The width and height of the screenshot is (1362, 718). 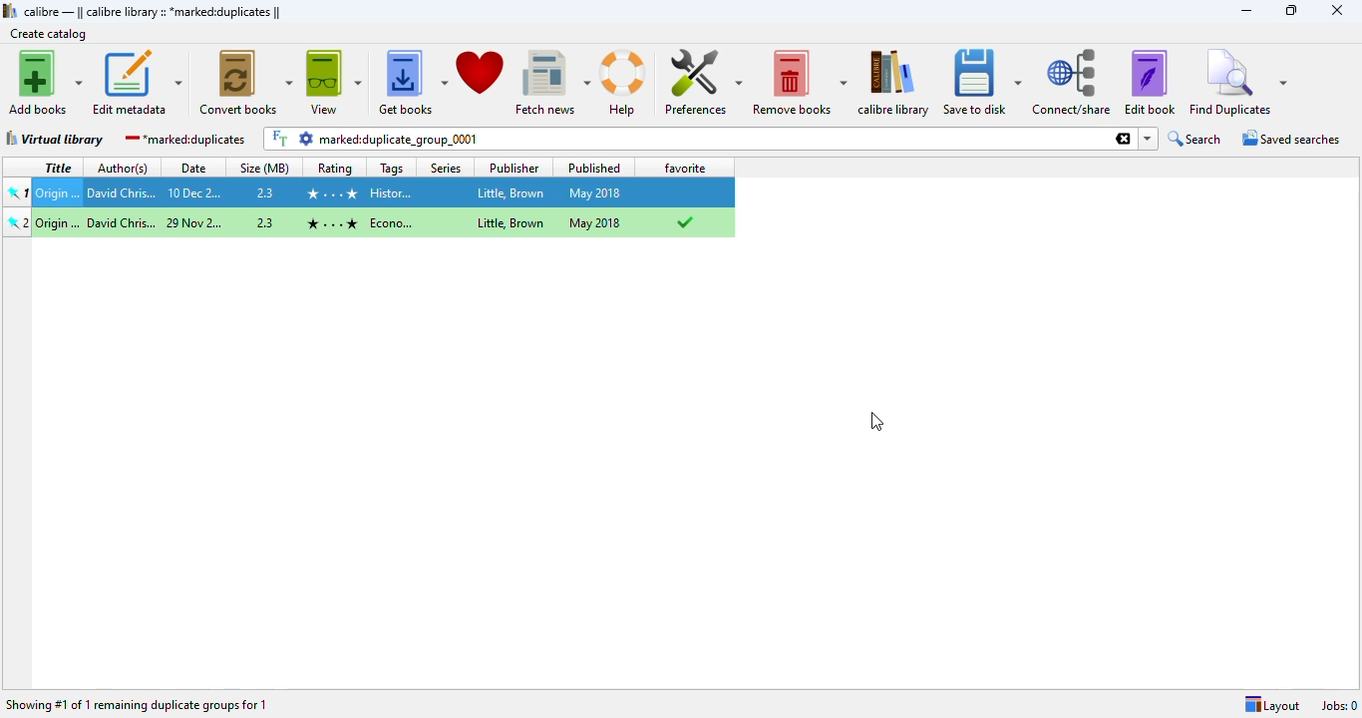 What do you see at coordinates (688, 167) in the screenshot?
I see `favorite` at bounding box center [688, 167].